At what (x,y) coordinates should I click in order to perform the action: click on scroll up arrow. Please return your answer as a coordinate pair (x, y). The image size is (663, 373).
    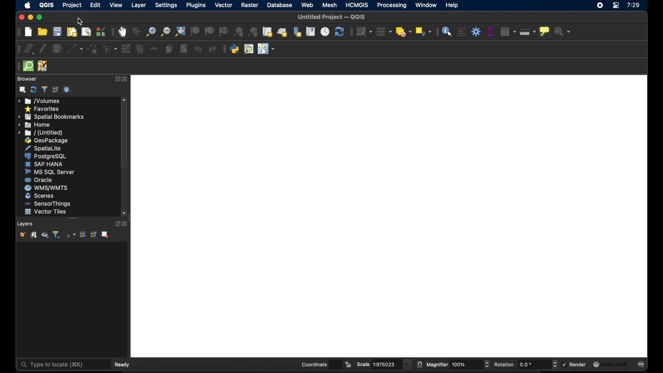
    Looking at the image, I should click on (125, 99).